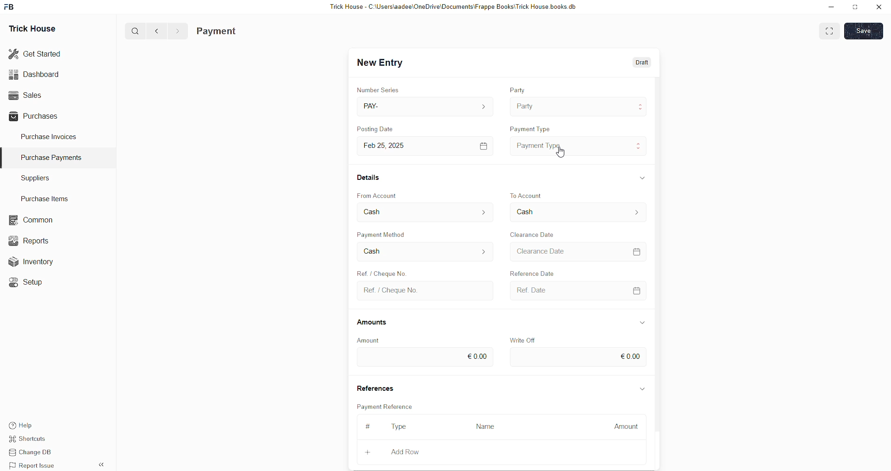 Image resolution: width=891 pixels, height=471 pixels. Describe the element at coordinates (32, 220) in the screenshot. I see `common` at that location.